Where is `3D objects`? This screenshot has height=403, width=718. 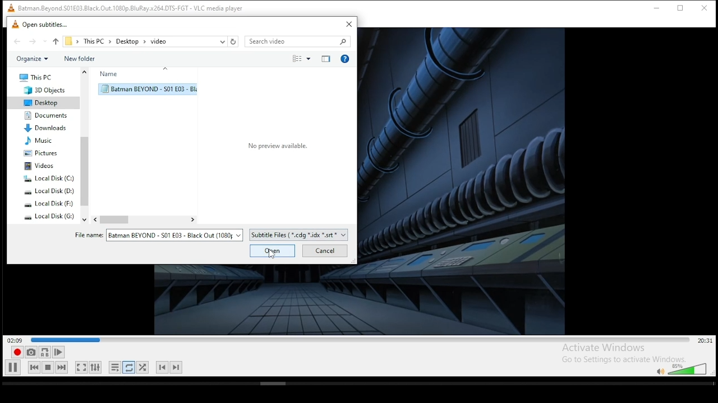
3D objects is located at coordinates (45, 91).